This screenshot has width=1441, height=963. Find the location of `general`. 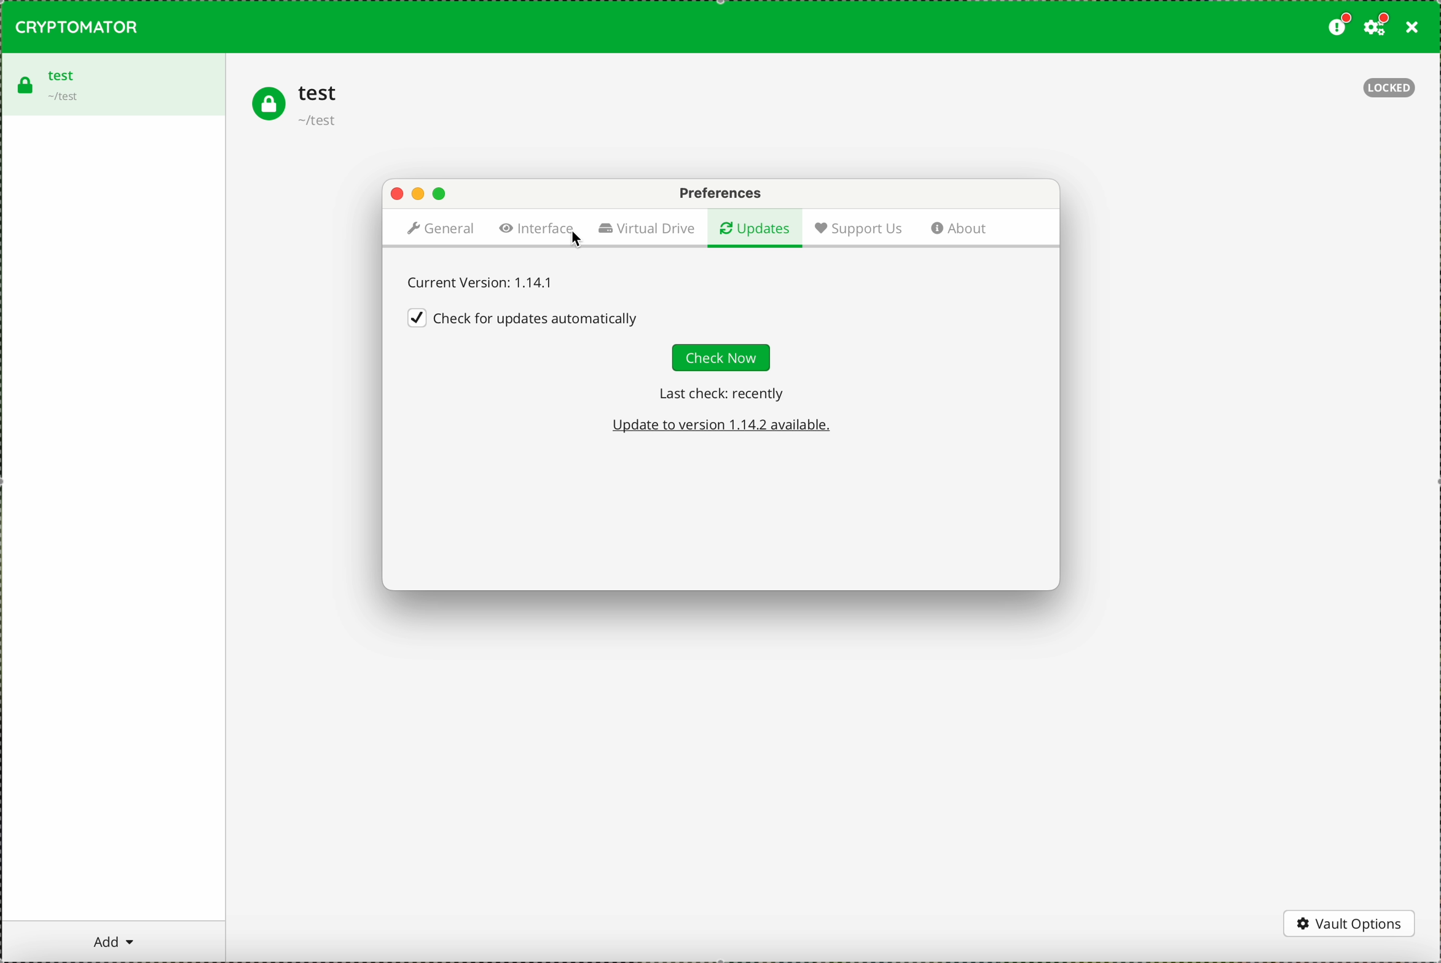

general is located at coordinates (439, 230).